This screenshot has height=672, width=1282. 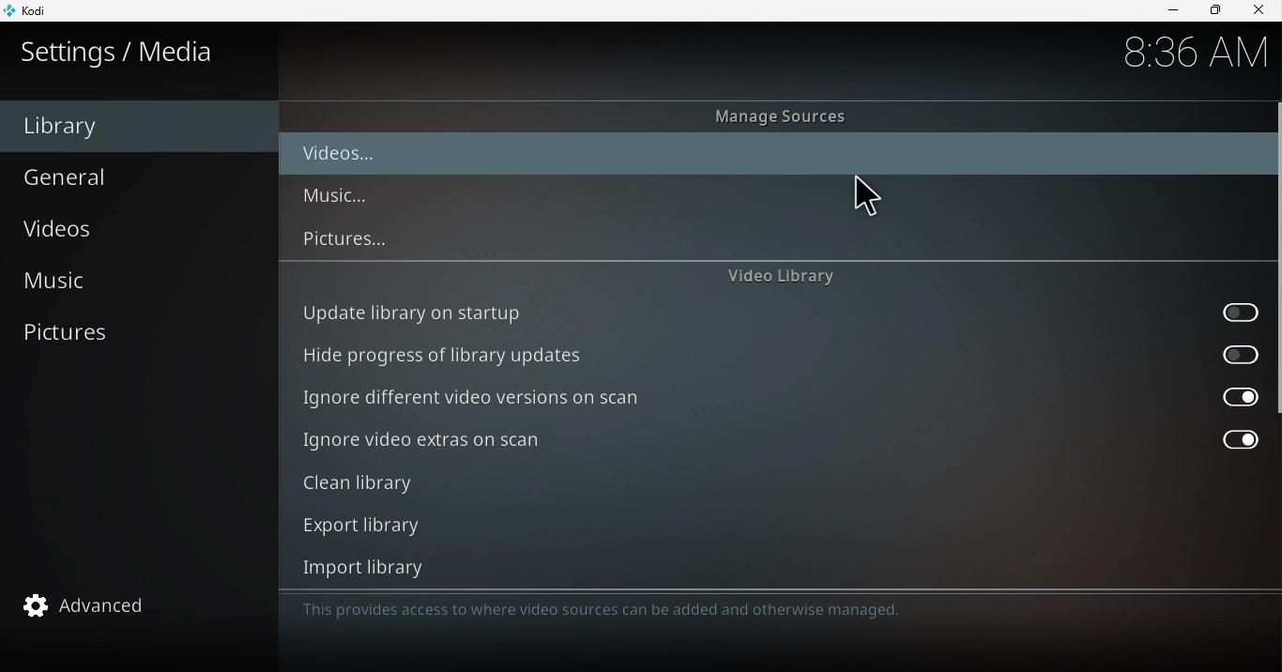 I want to click on Hide progress of library updates, so click(x=783, y=353).